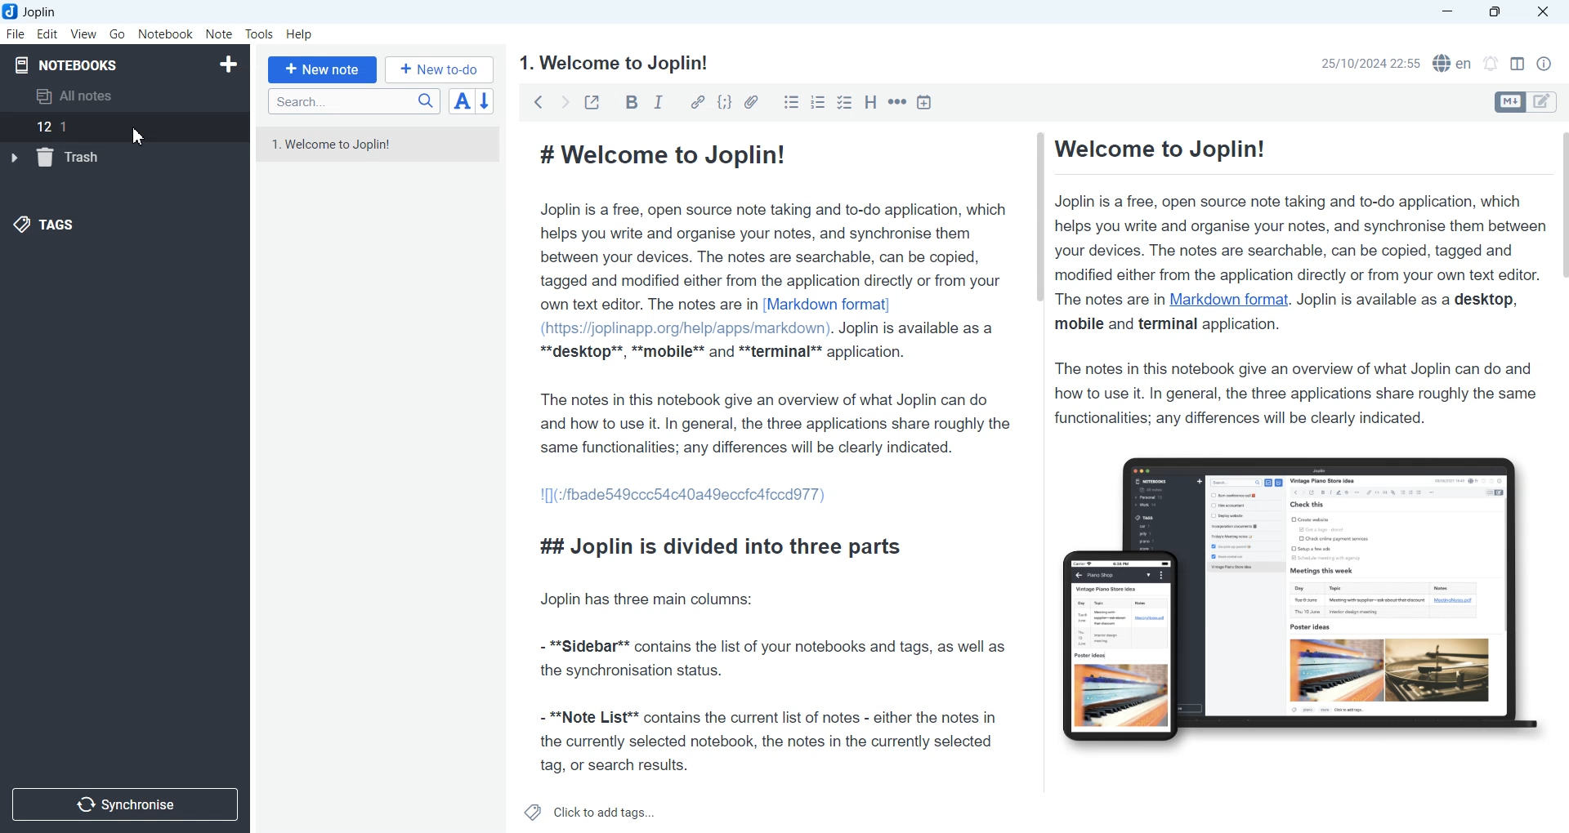  What do you see at coordinates (591, 812) in the screenshot?
I see `Click to add tags` at bounding box center [591, 812].